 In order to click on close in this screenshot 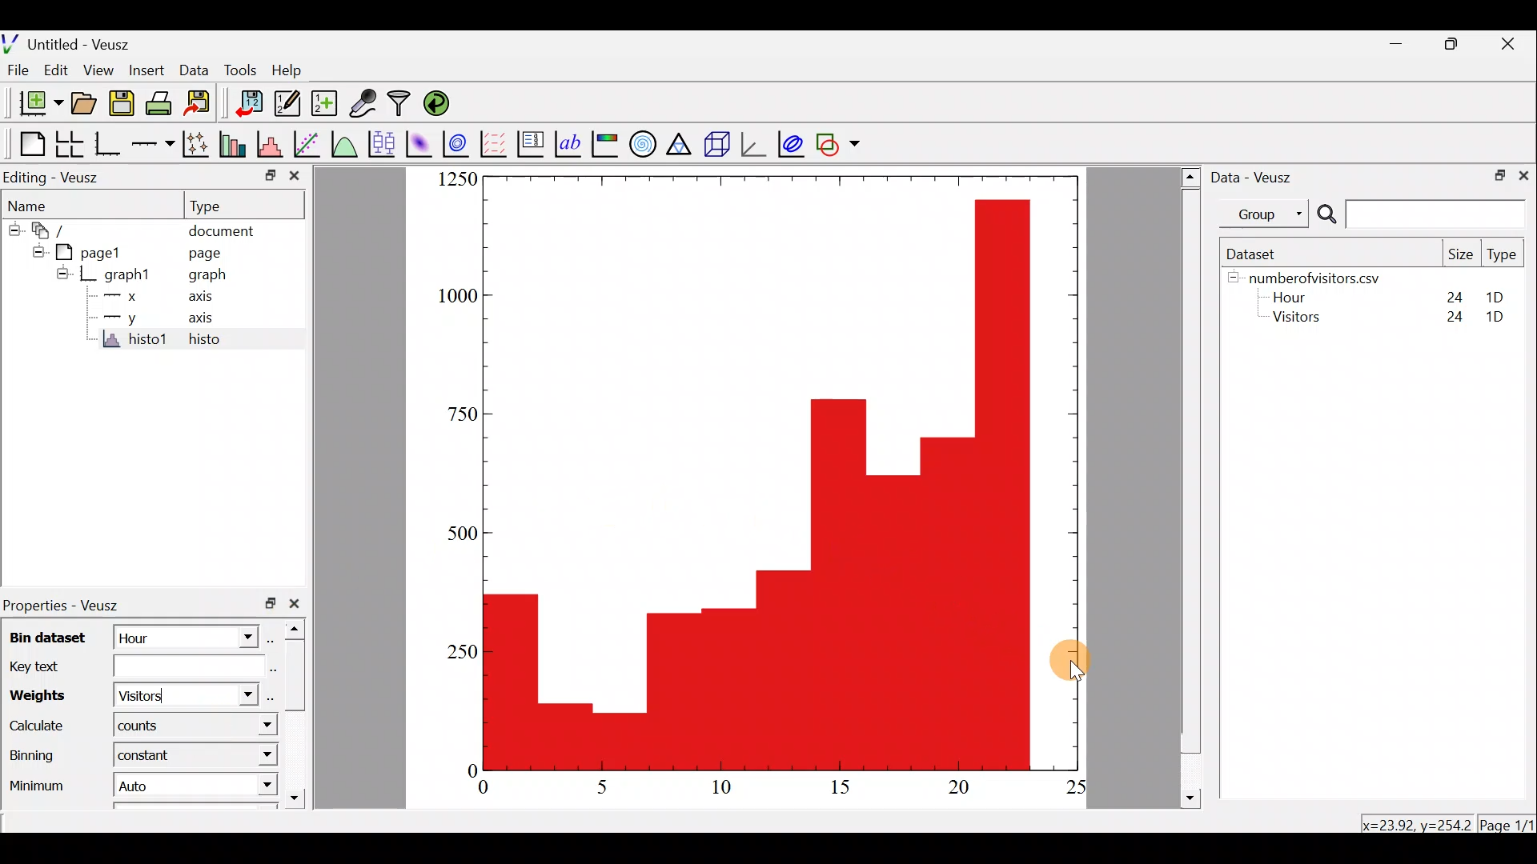, I will do `click(1511, 46)`.